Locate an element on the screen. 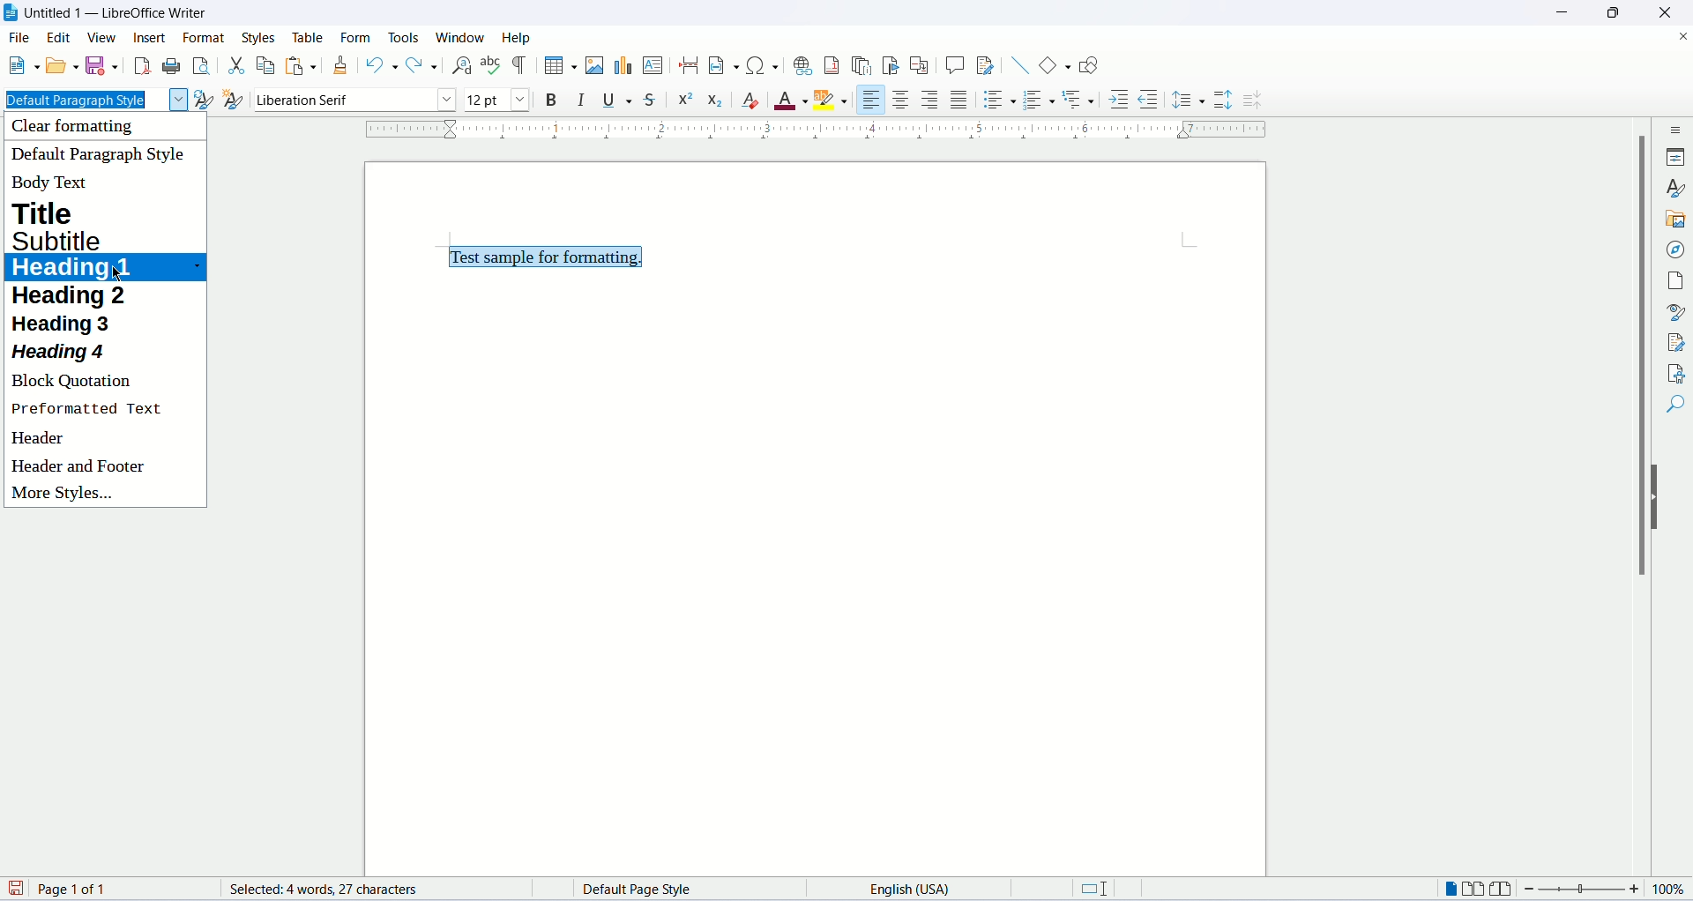 The height and width of the screenshot is (901, 1693). update selected style is located at coordinates (203, 99).